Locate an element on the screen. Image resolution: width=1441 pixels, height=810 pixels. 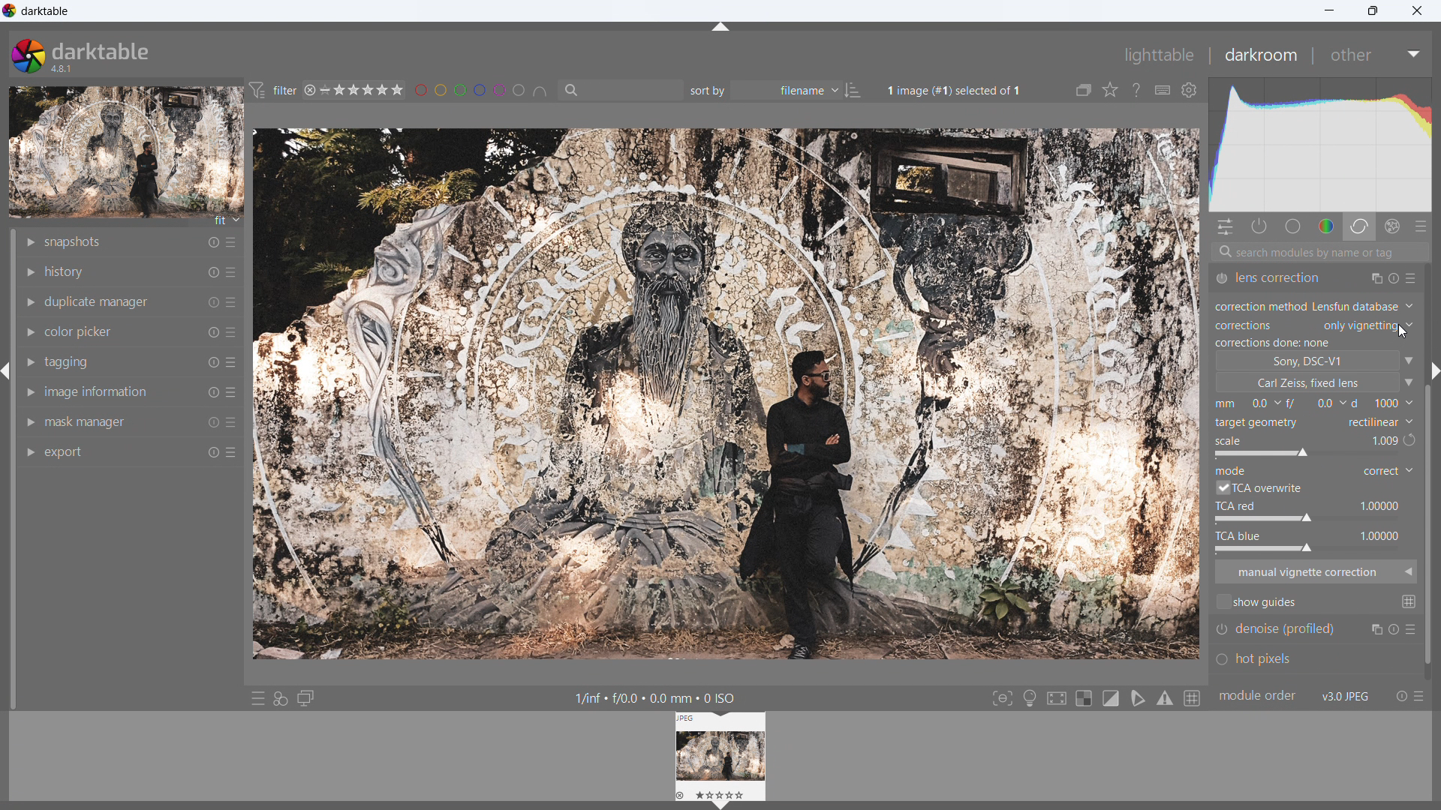
more options is located at coordinates (235, 395).